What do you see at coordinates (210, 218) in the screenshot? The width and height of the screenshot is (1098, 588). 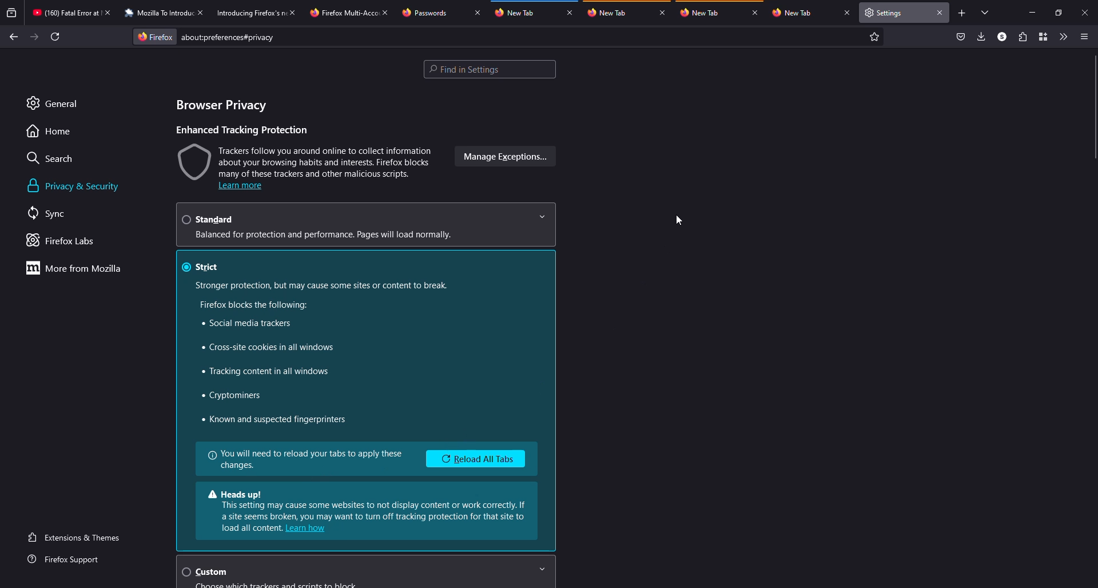 I see `standard ` at bounding box center [210, 218].